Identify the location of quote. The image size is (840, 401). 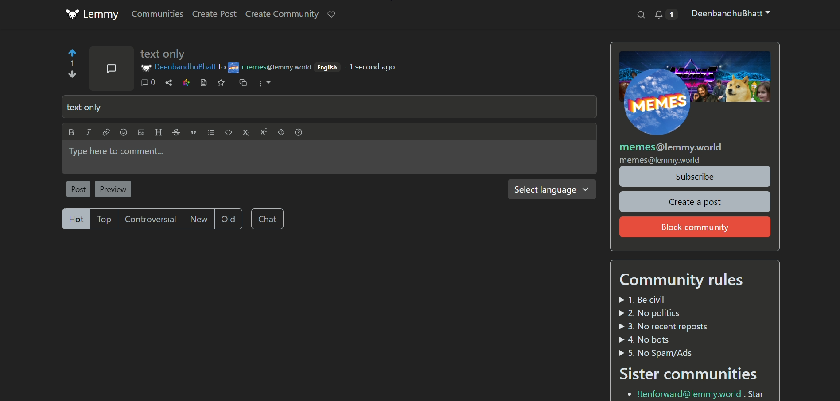
(192, 132).